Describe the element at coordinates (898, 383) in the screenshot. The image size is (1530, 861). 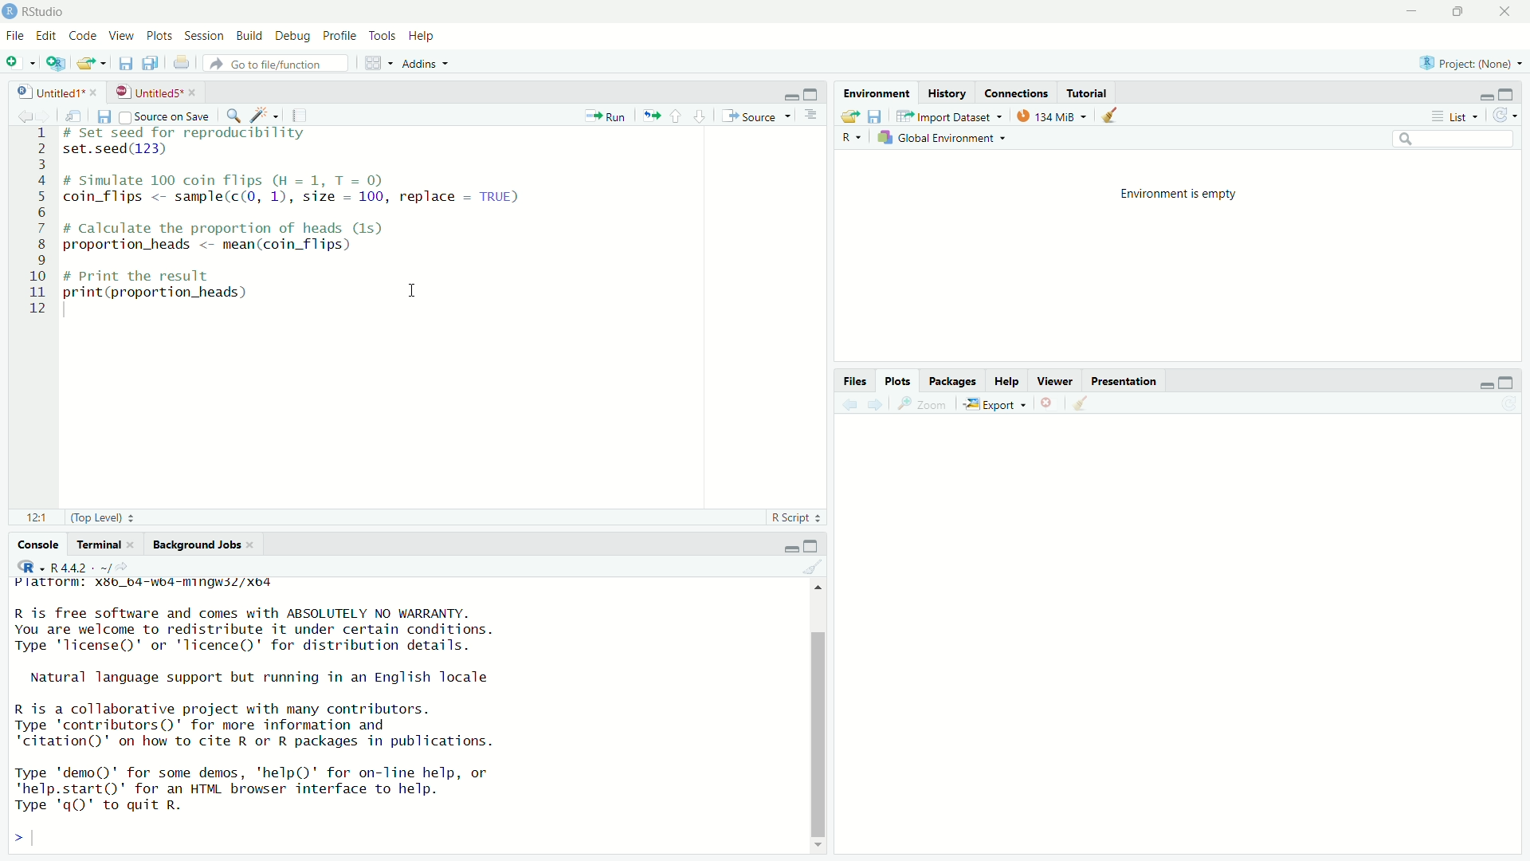
I see `Plots` at that location.